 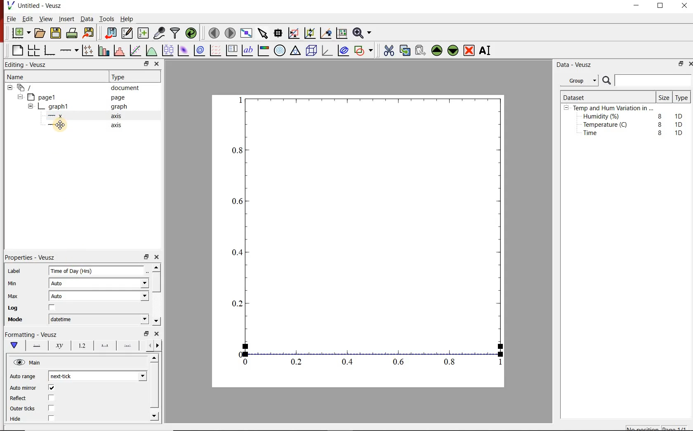 What do you see at coordinates (233, 50) in the screenshot?
I see `plot key` at bounding box center [233, 50].